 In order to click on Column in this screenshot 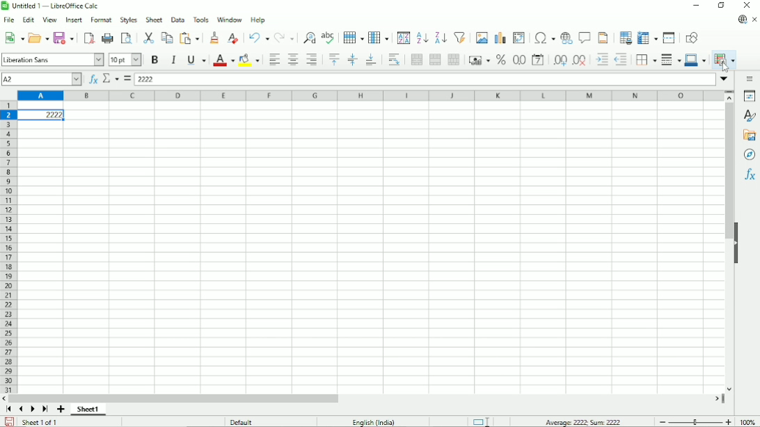, I will do `click(379, 37)`.